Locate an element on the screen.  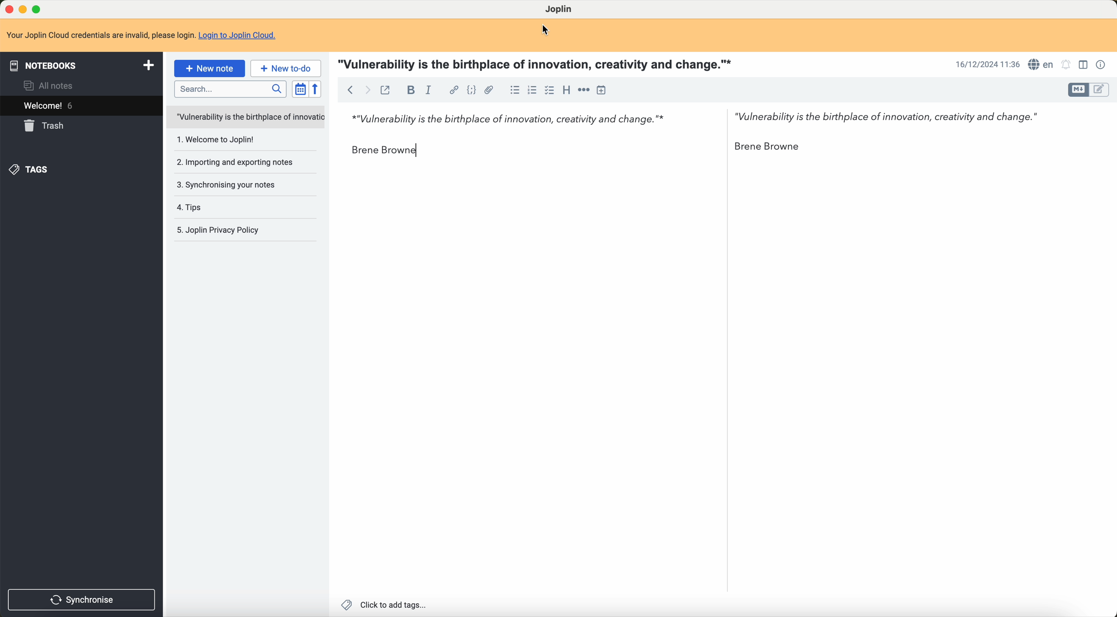
5.Joplin privacy policy is located at coordinates (222, 230).